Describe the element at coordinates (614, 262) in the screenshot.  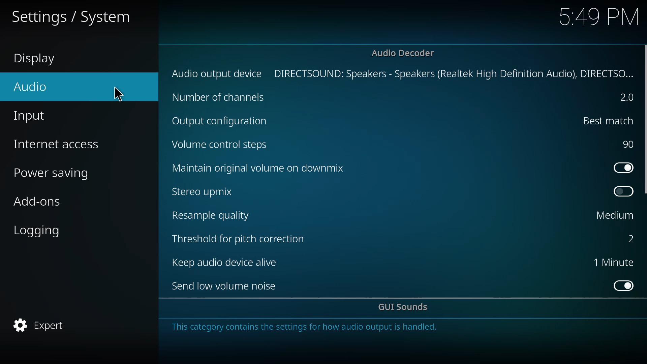
I see `1` at that location.